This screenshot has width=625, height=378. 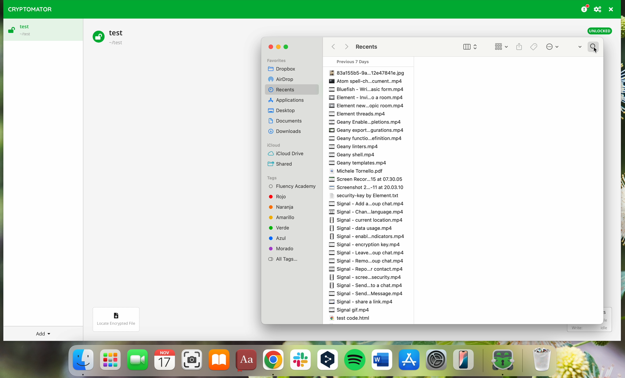 I want to click on cursor, so click(x=597, y=53).